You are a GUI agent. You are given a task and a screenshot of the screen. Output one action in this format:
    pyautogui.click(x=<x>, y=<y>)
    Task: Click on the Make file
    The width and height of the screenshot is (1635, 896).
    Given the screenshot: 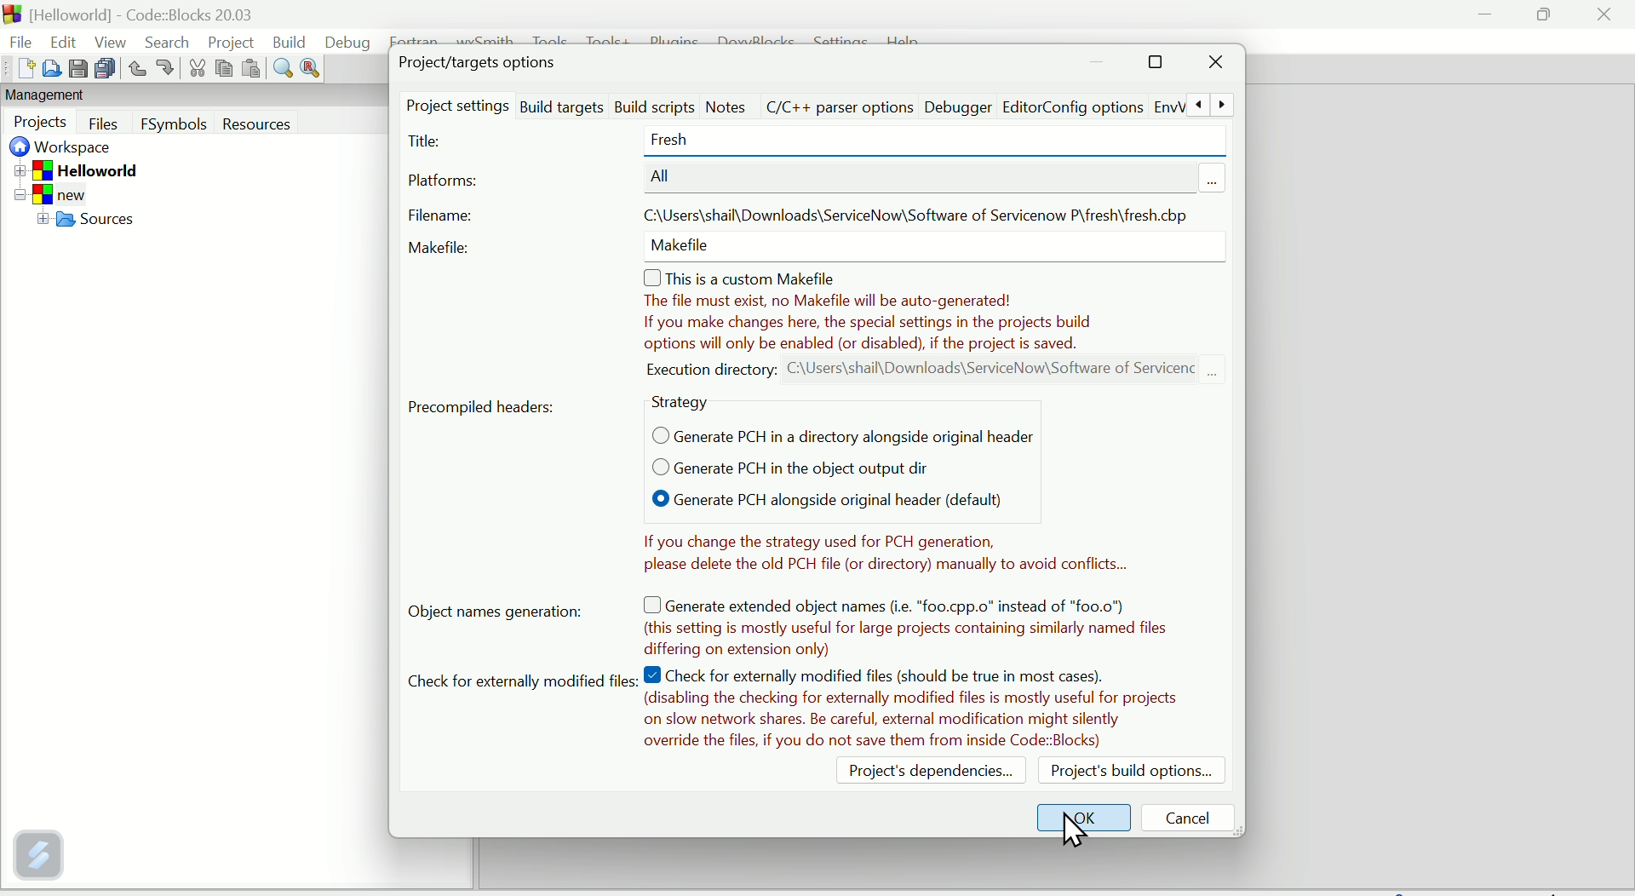 What is the action you would take?
    pyautogui.click(x=443, y=248)
    